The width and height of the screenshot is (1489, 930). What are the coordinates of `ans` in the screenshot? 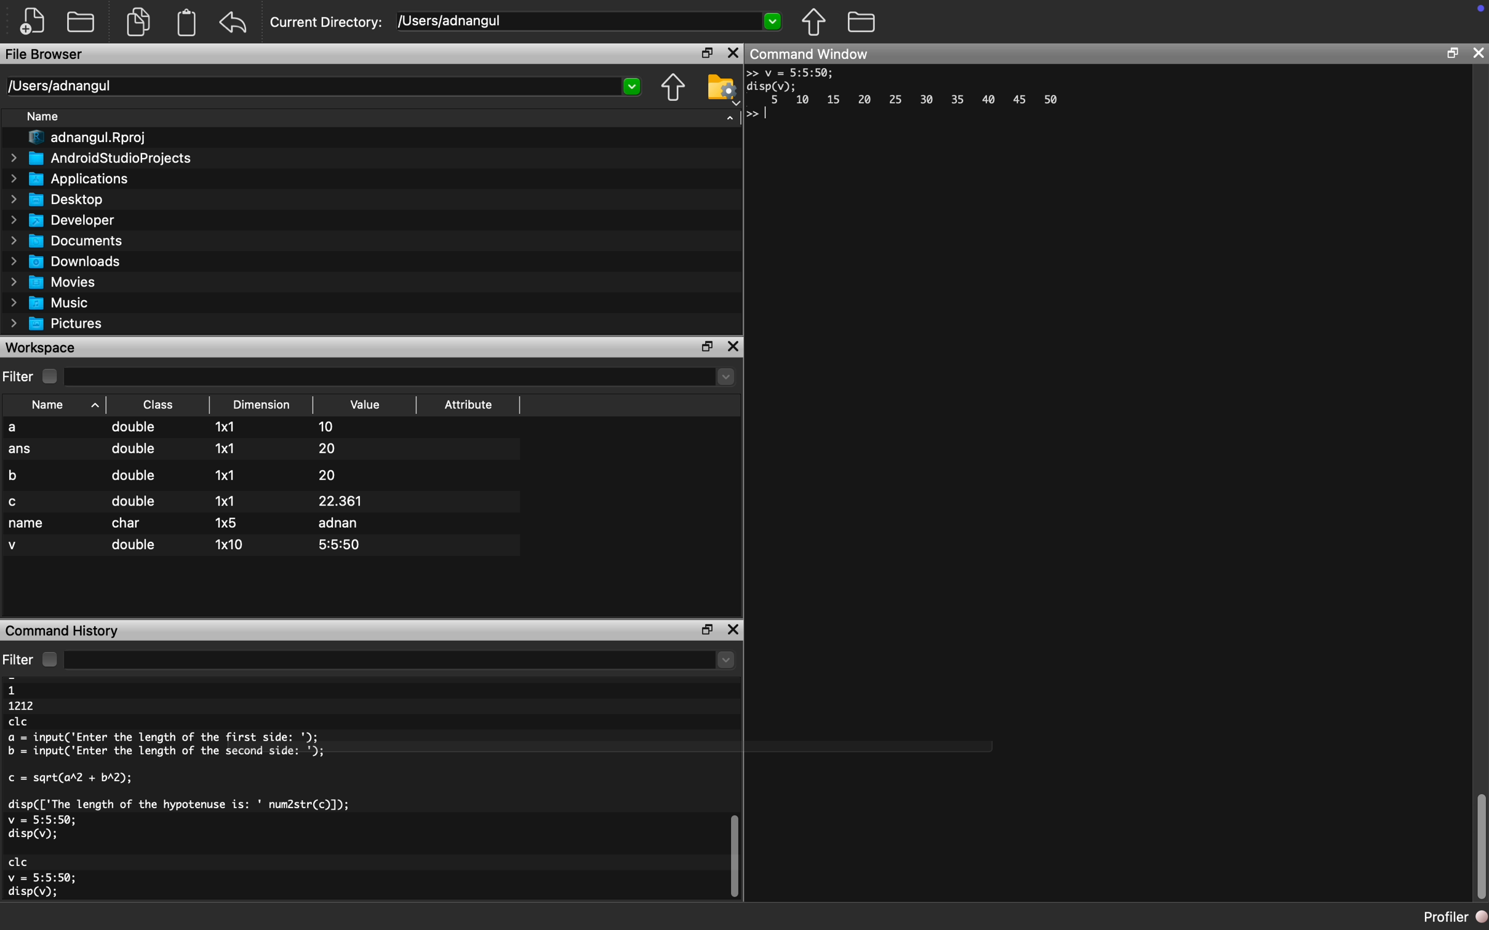 It's located at (23, 451).